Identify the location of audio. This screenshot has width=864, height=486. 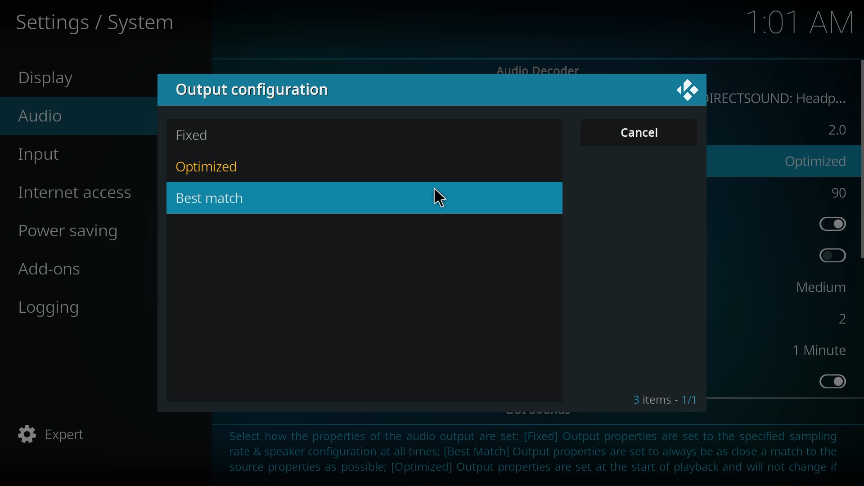
(45, 117).